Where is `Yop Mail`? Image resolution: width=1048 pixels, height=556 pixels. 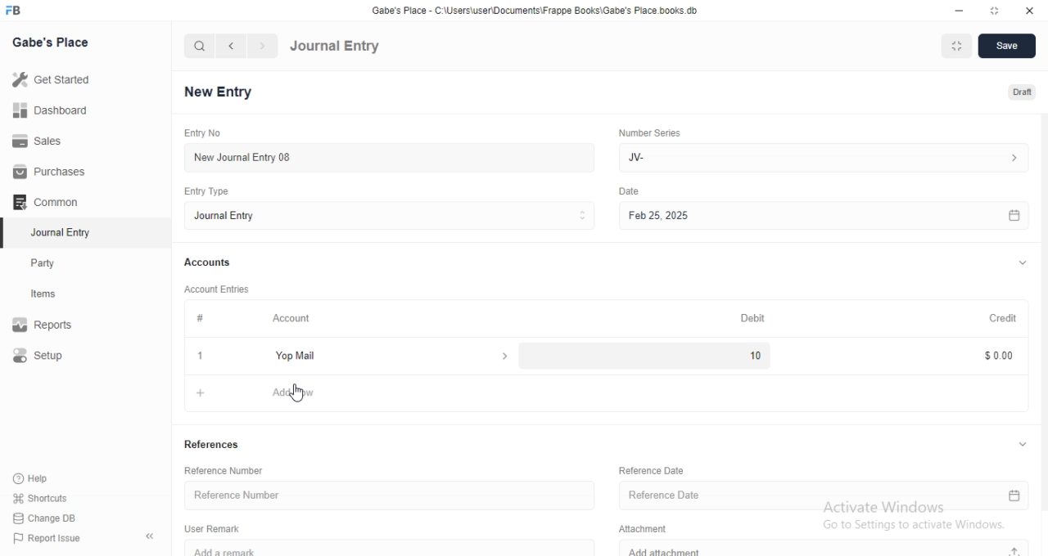 Yop Mail is located at coordinates (387, 356).